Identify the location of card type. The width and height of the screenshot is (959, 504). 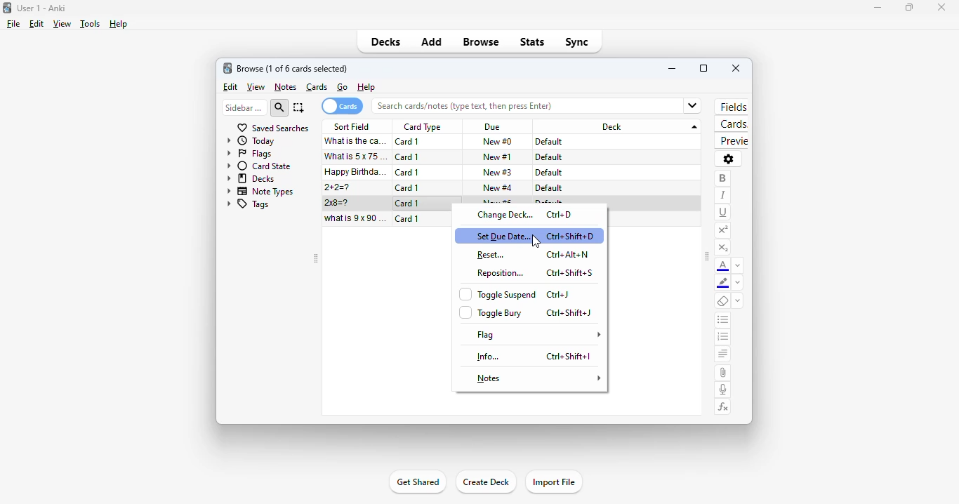
(422, 127).